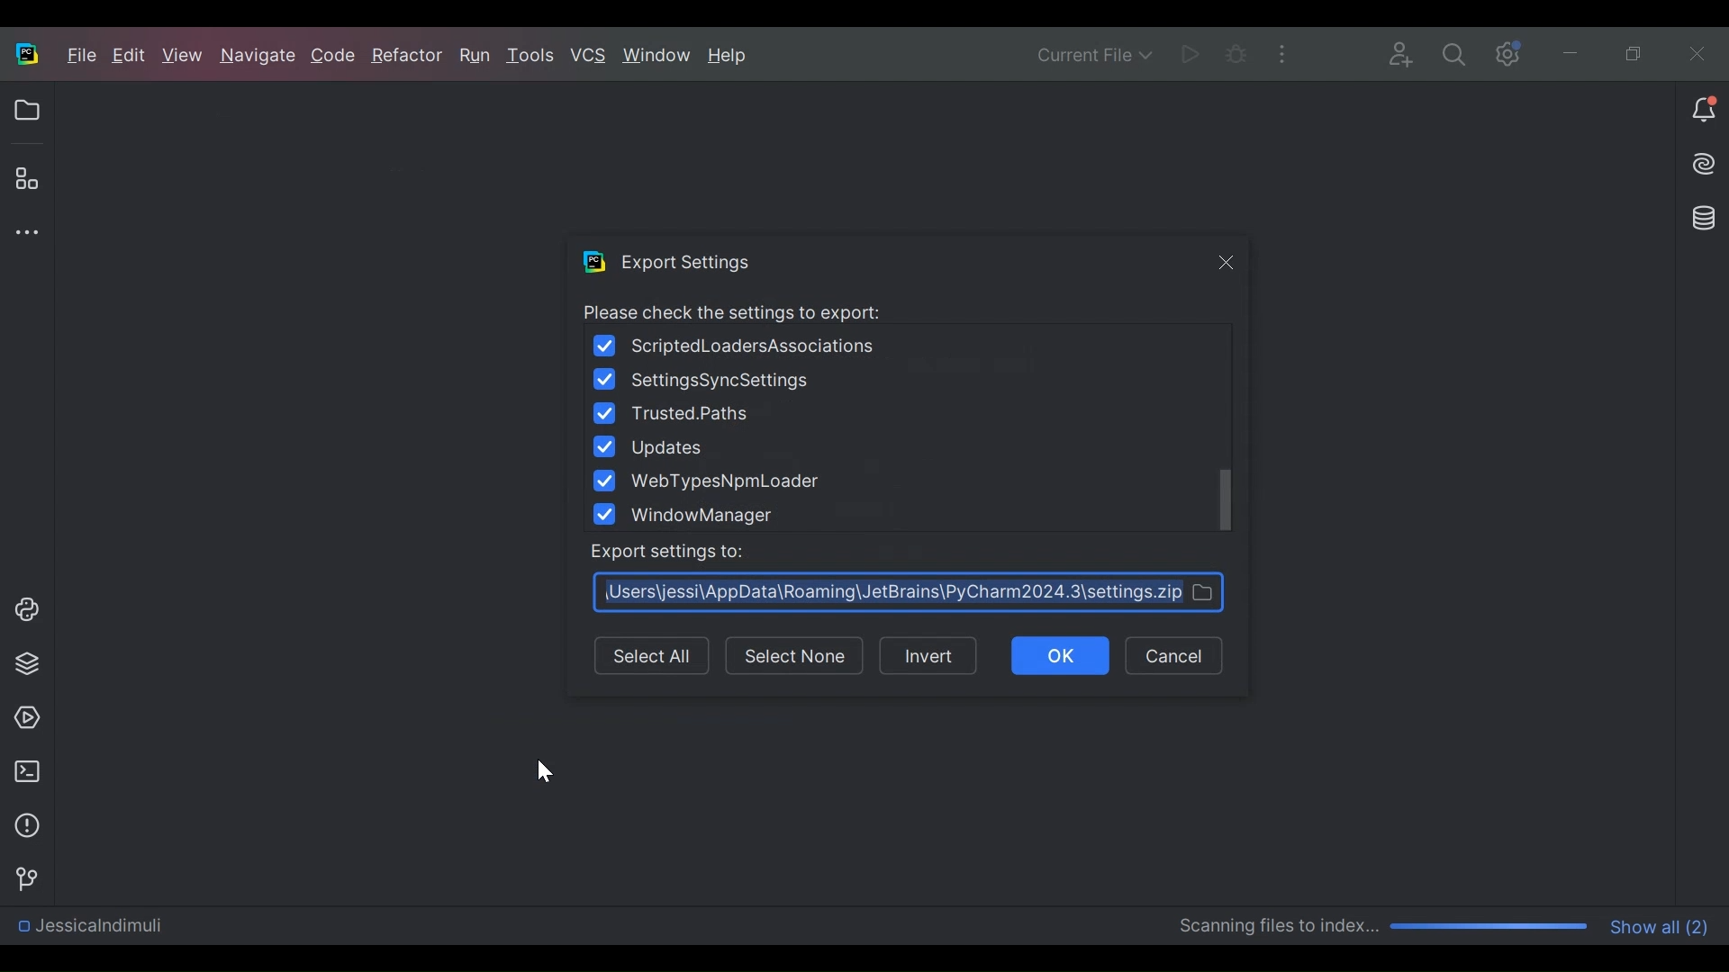 The image size is (1729, 972). What do you see at coordinates (258, 58) in the screenshot?
I see `Navigate` at bounding box center [258, 58].